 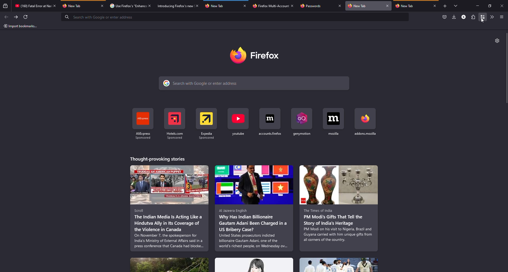 What do you see at coordinates (444, 6) in the screenshot?
I see `add` at bounding box center [444, 6].